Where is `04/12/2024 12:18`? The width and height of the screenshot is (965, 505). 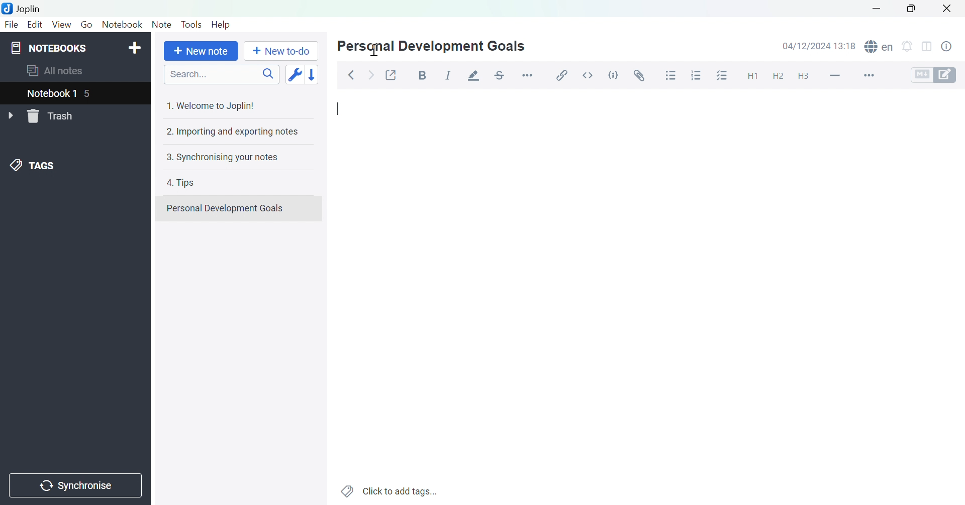
04/12/2024 12:18 is located at coordinates (819, 46).